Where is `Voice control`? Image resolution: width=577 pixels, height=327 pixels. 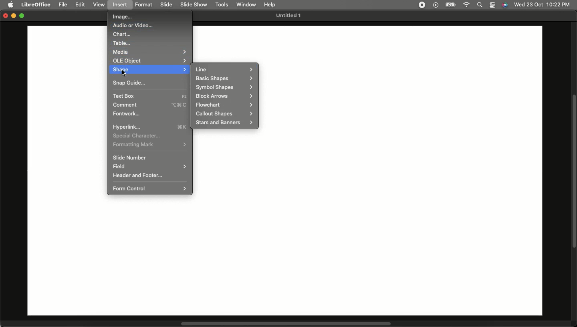 Voice control is located at coordinates (504, 5).